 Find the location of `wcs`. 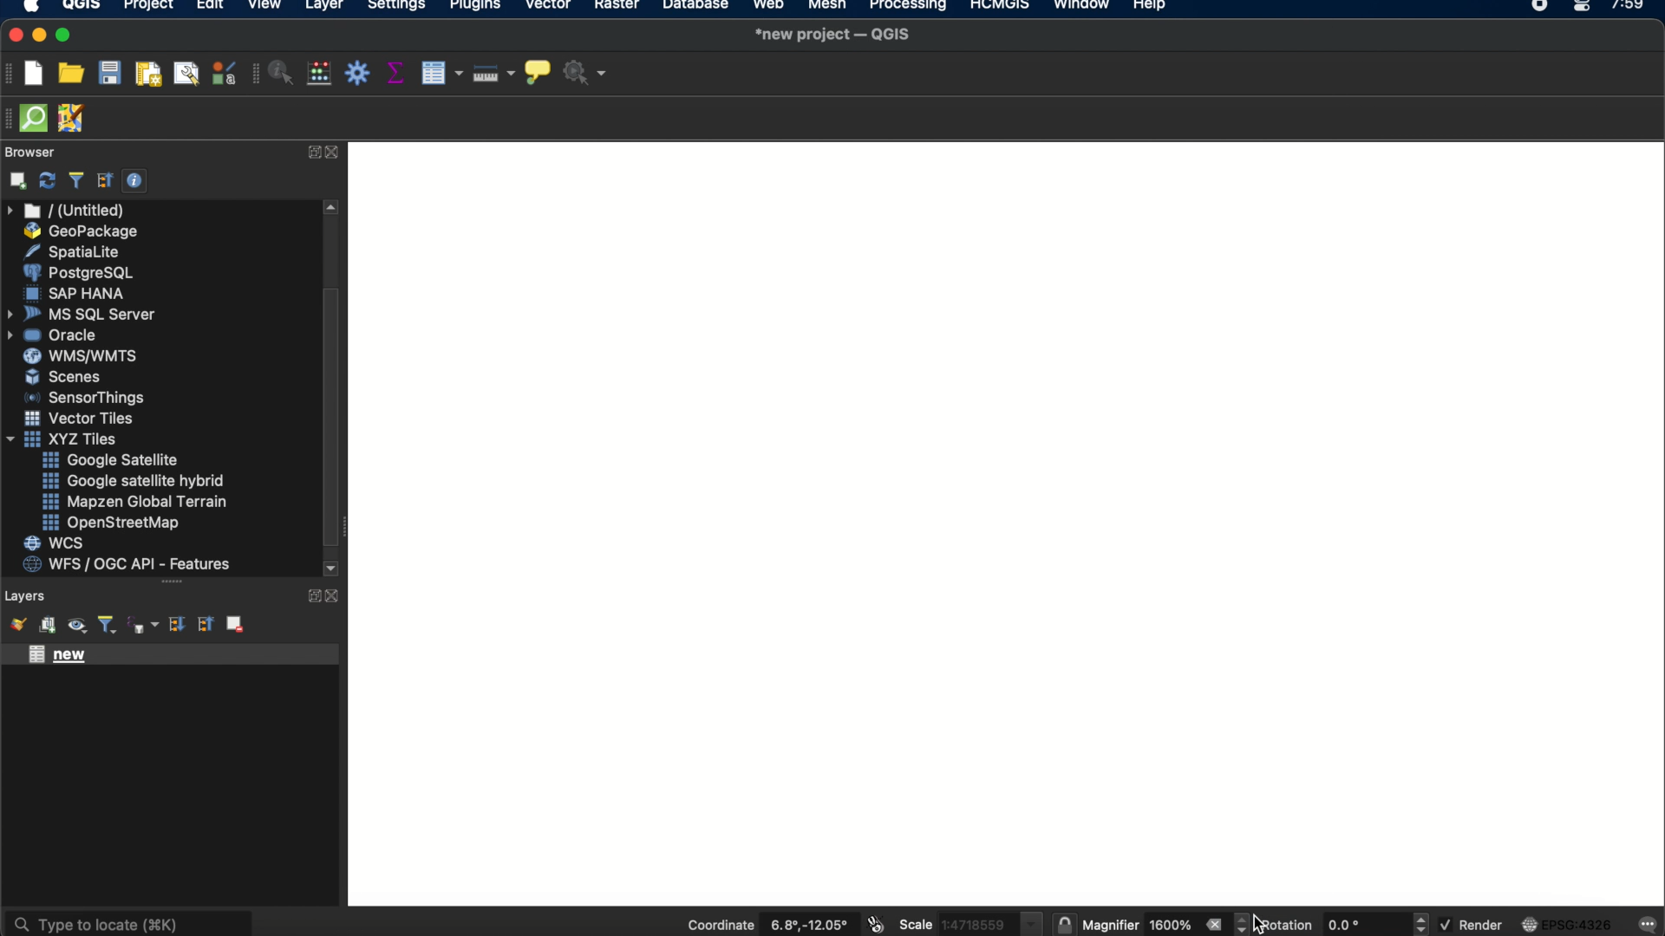

wcs is located at coordinates (56, 544).